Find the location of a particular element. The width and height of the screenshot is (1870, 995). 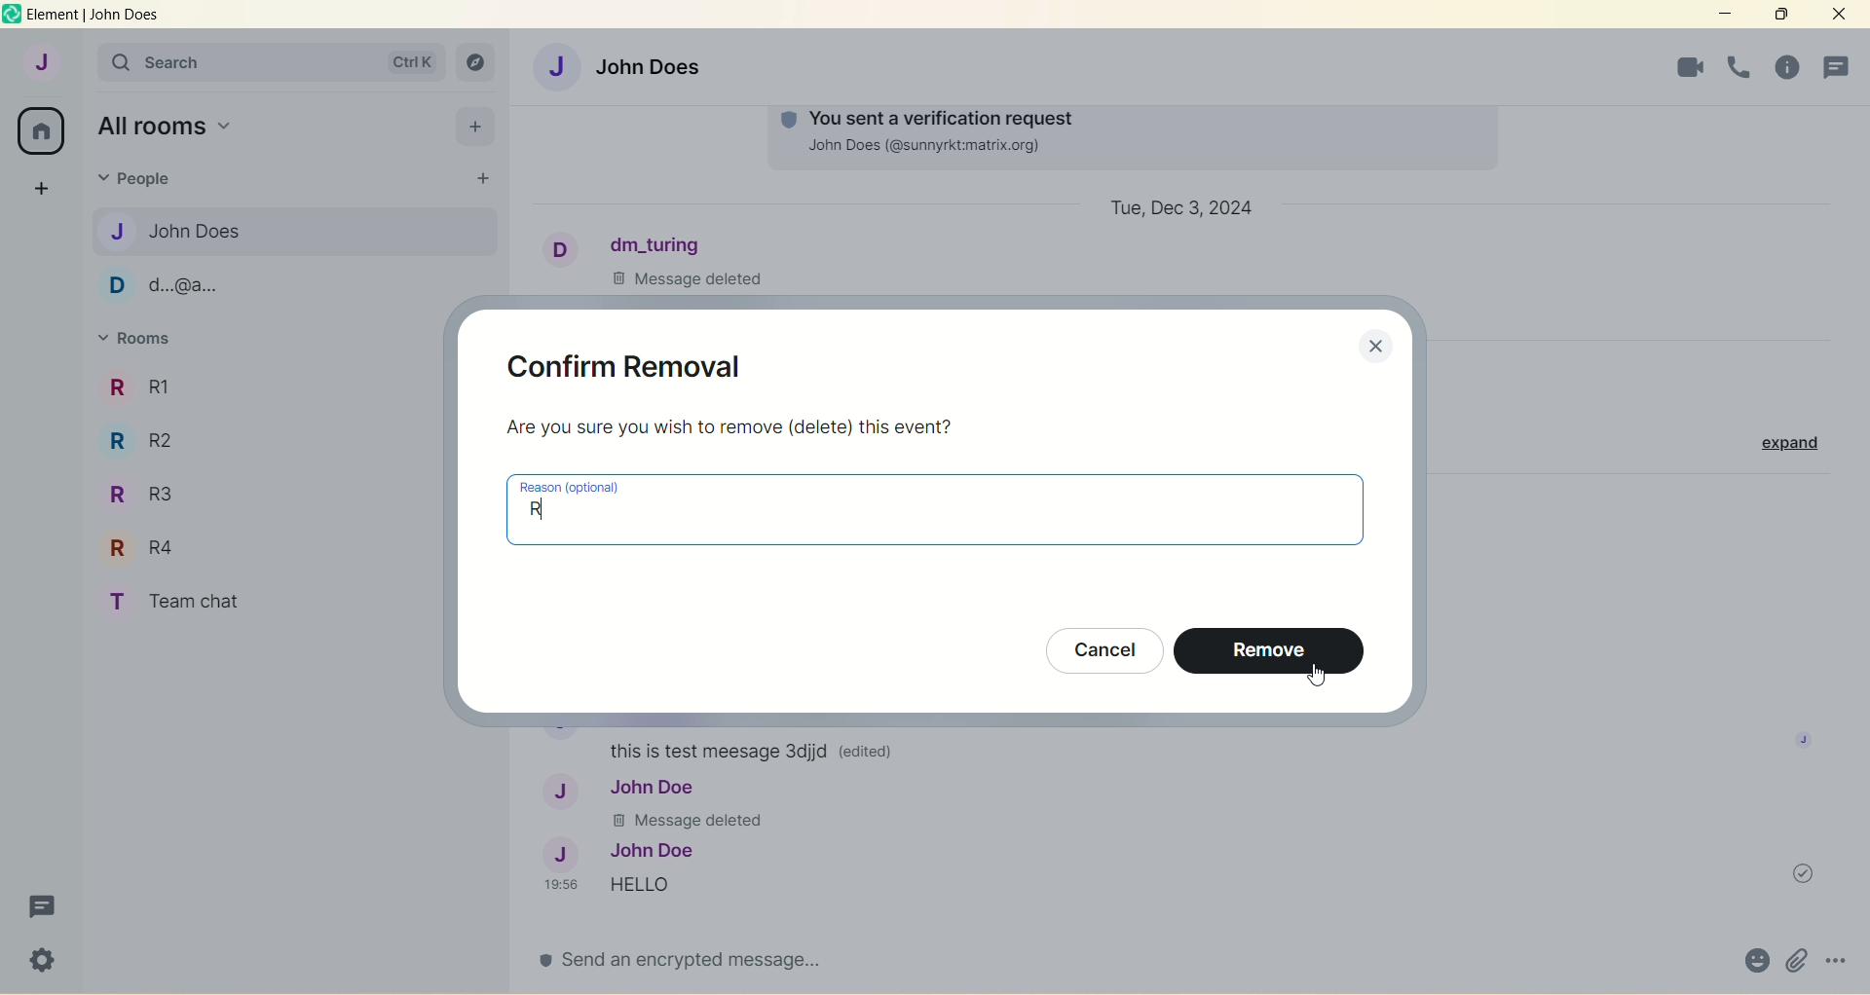

expand is located at coordinates (1781, 442).